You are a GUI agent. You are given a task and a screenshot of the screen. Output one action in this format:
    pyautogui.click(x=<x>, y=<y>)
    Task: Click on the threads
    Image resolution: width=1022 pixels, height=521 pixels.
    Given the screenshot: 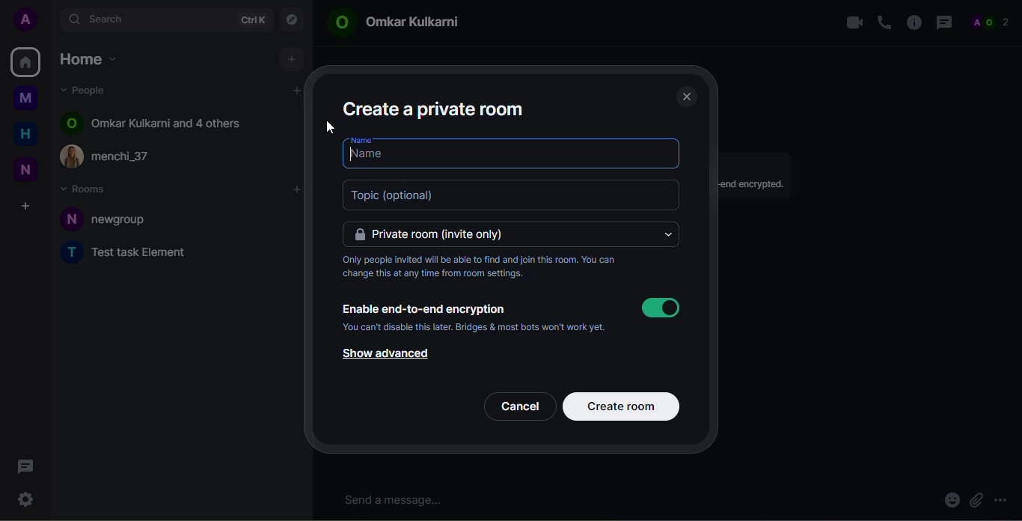 What is the action you would take?
    pyautogui.click(x=25, y=466)
    